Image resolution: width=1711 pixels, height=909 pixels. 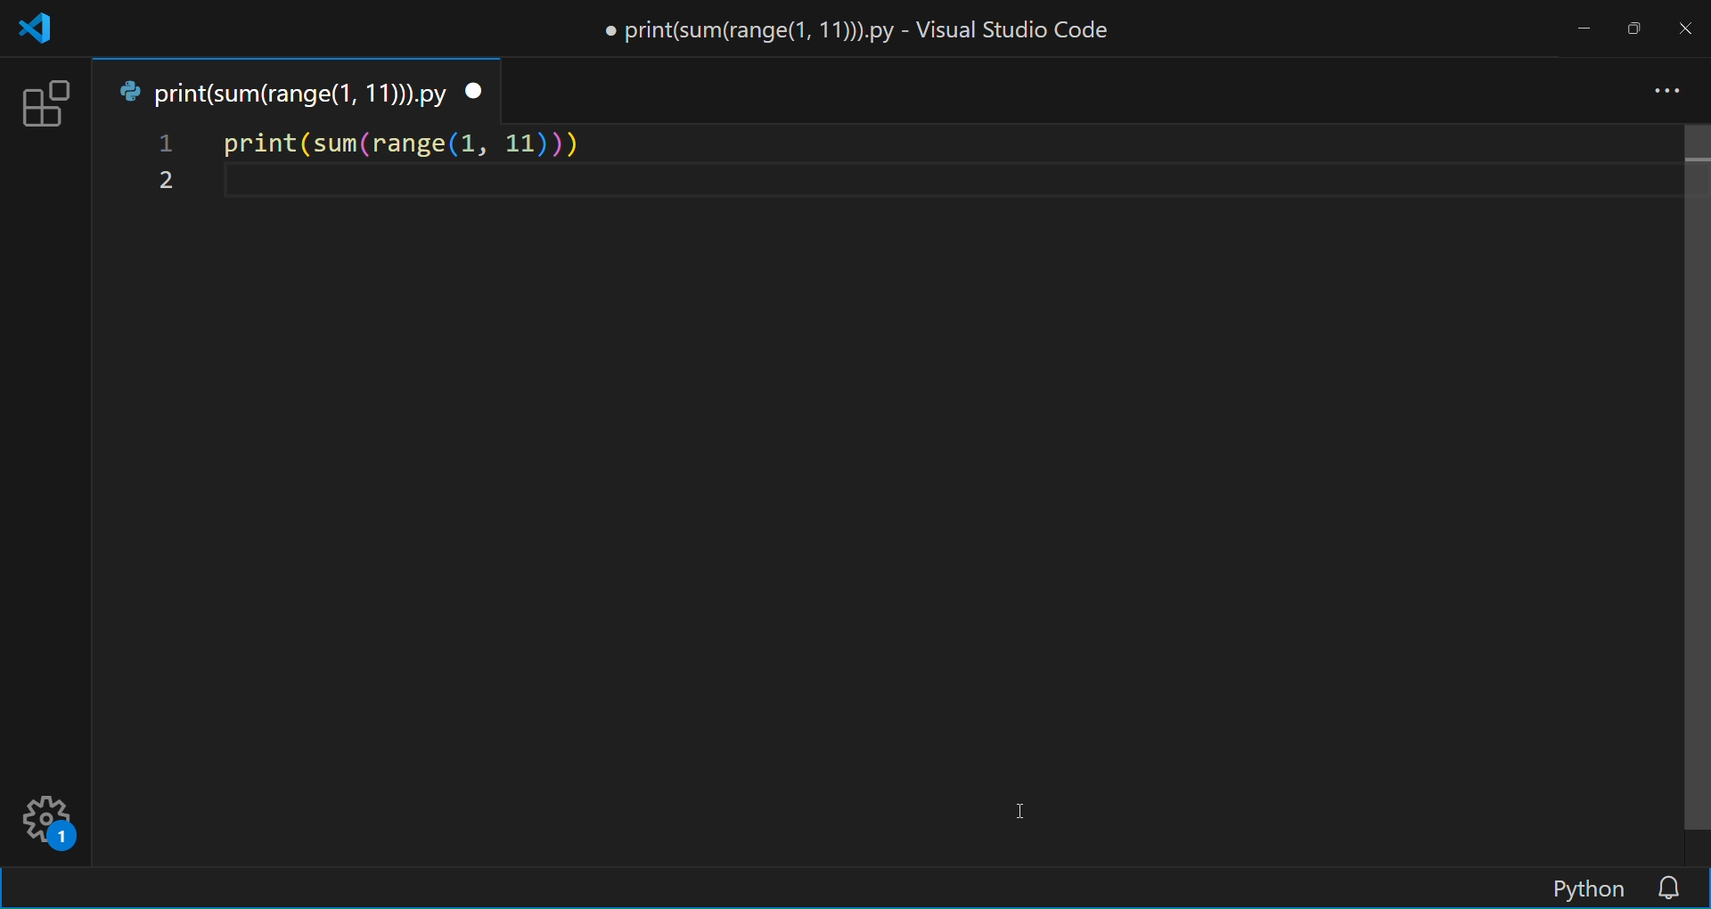 What do you see at coordinates (281, 90) in the screenshot?
I see `tab name` at bounding box center [281, 90].